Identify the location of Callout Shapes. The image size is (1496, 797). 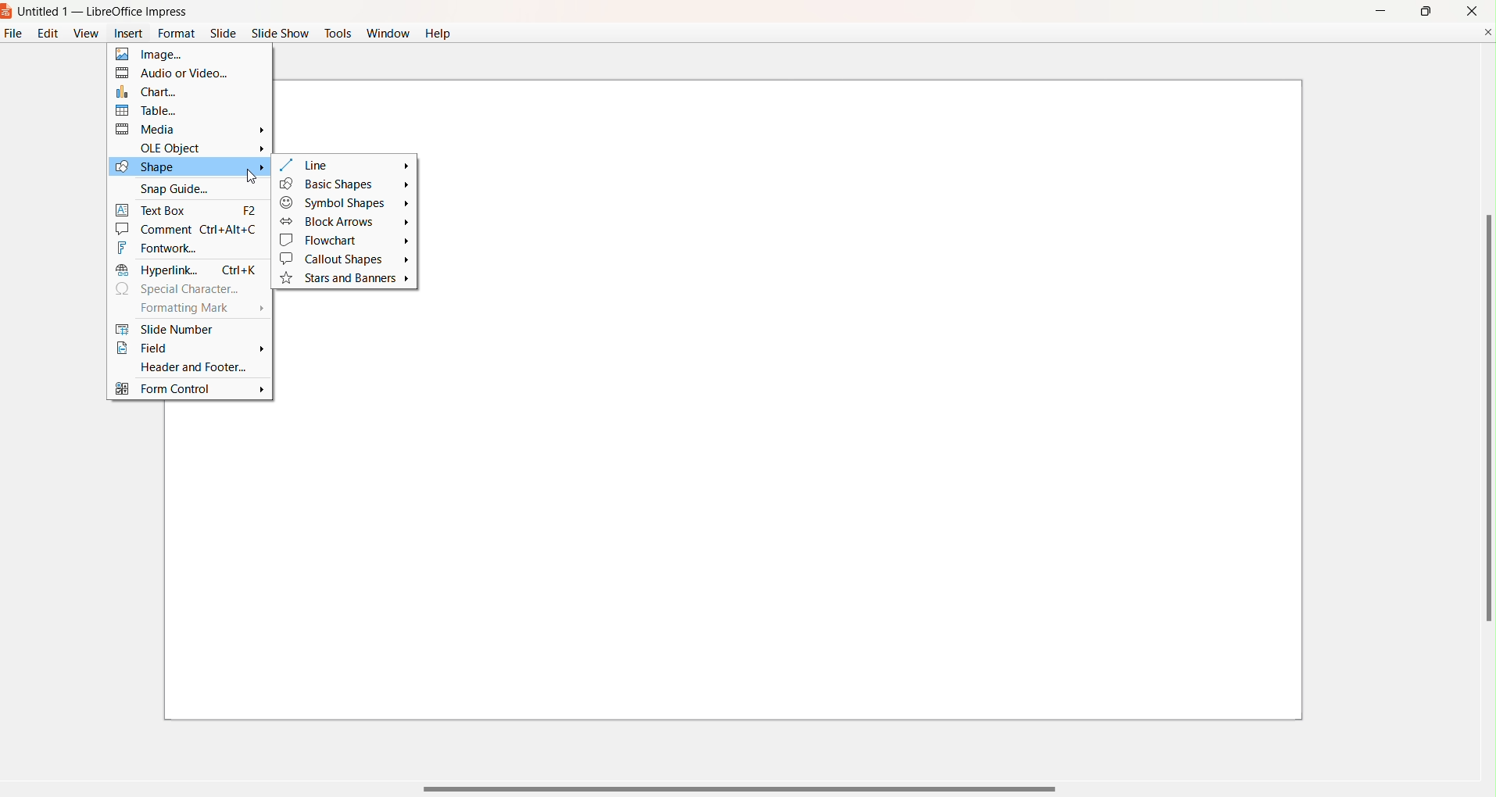
(344, 259).